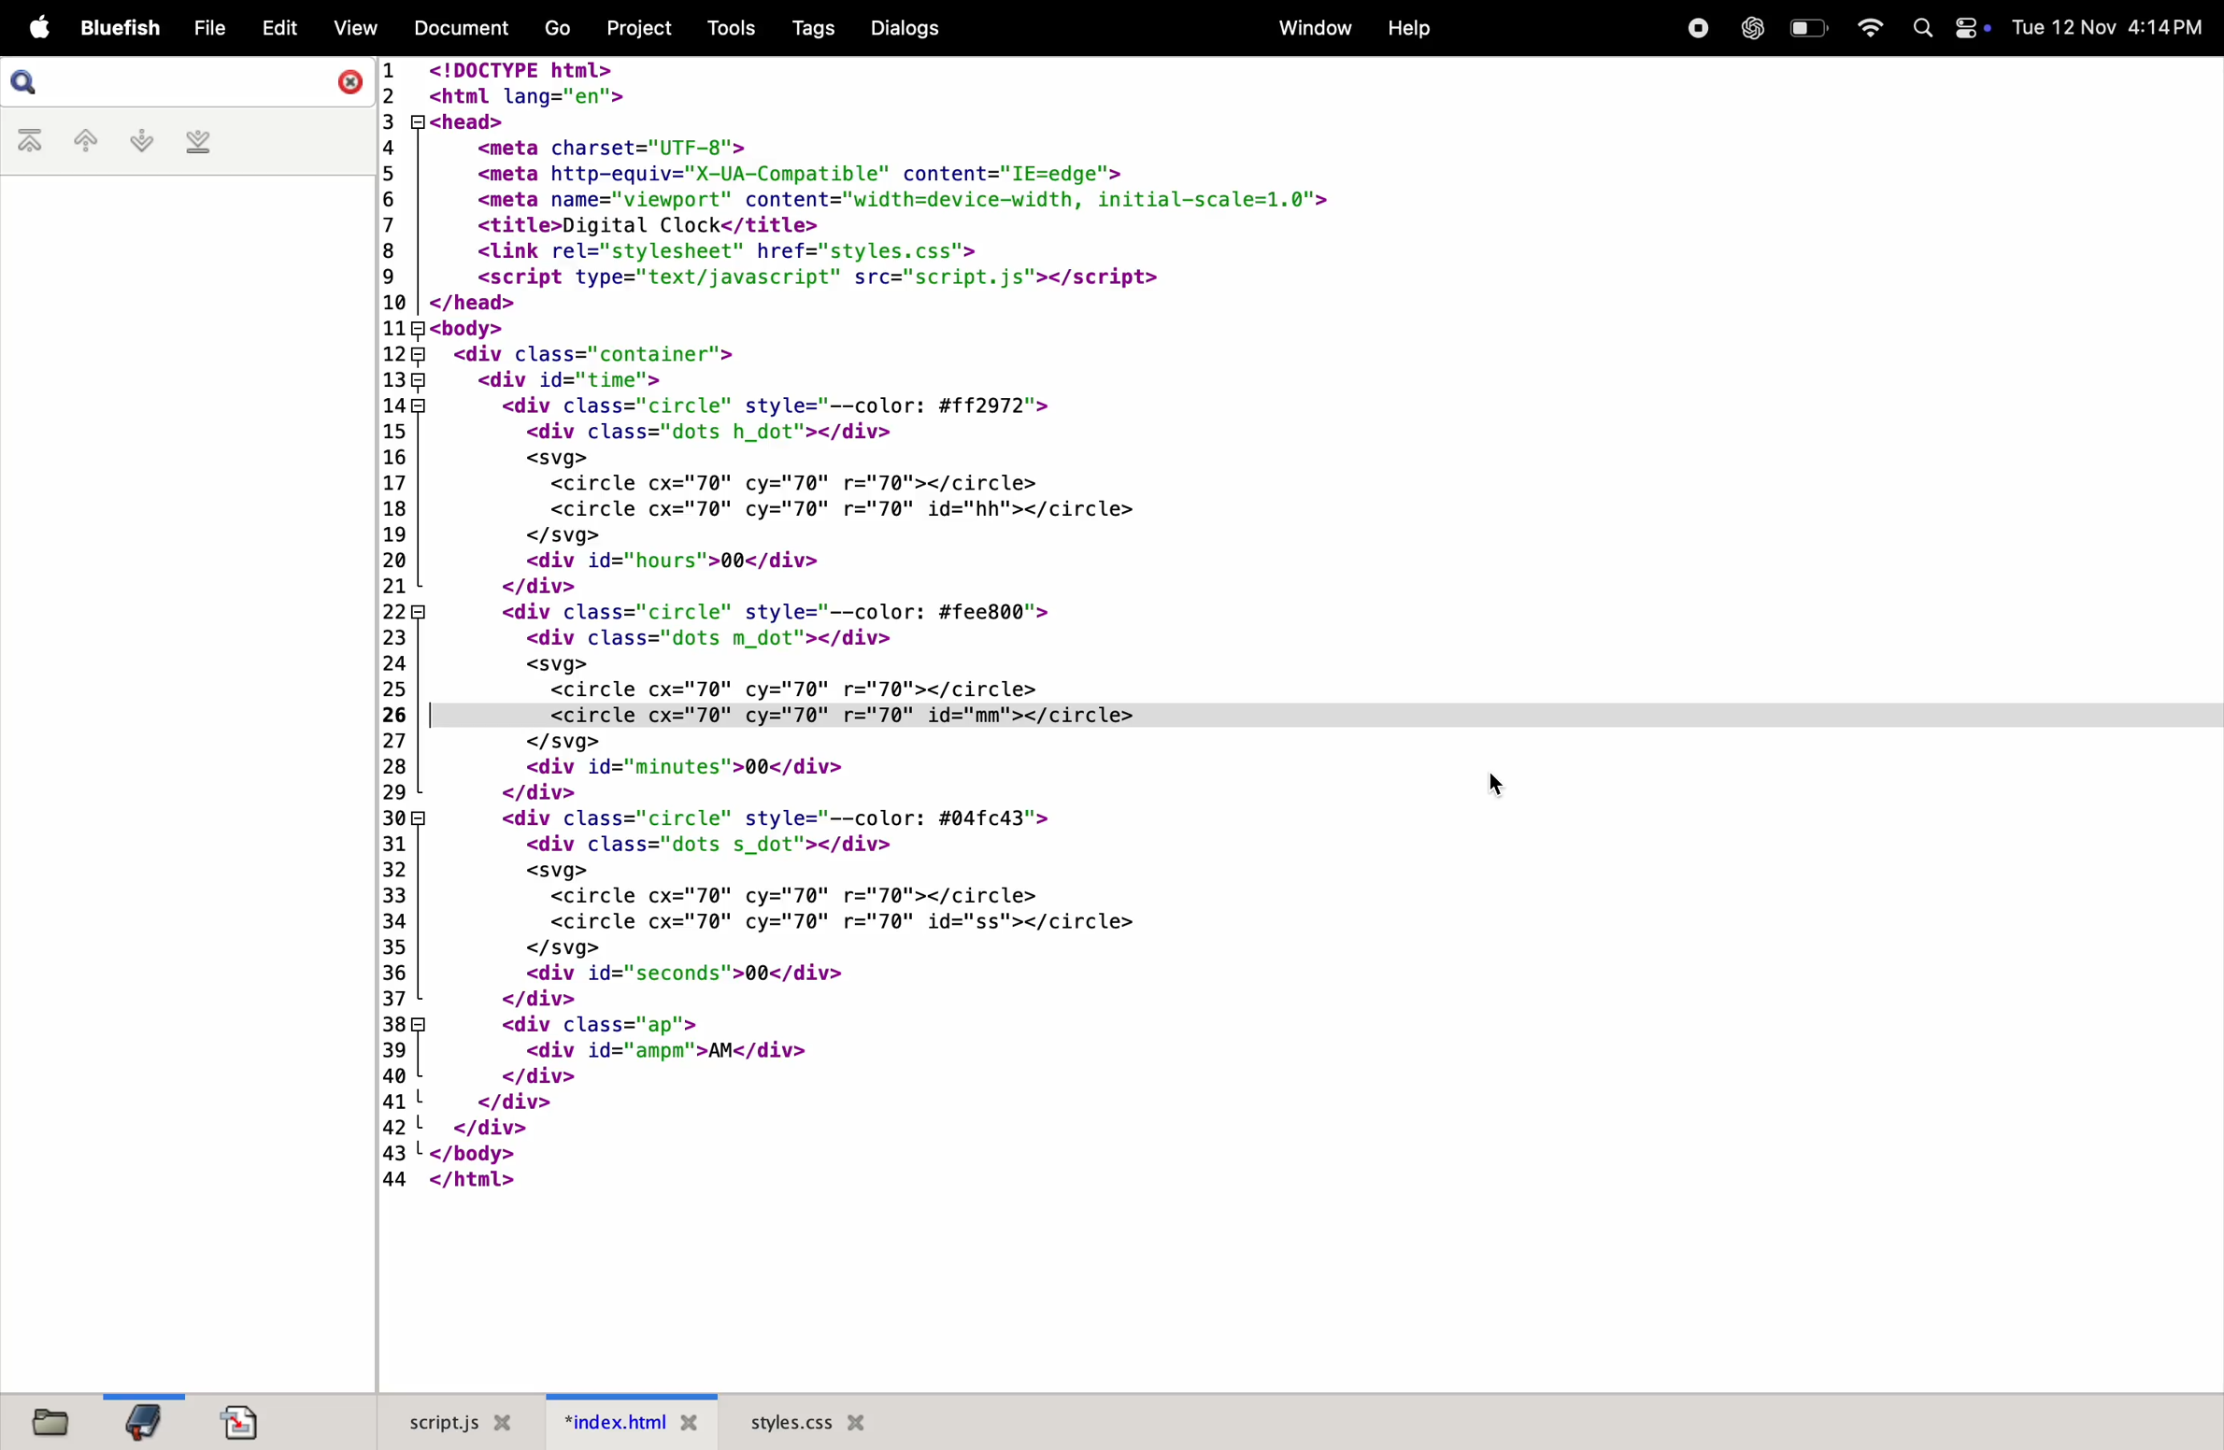  Describe the element at coordinates (1695, 29) in the screenshot. I see `record` at that location.